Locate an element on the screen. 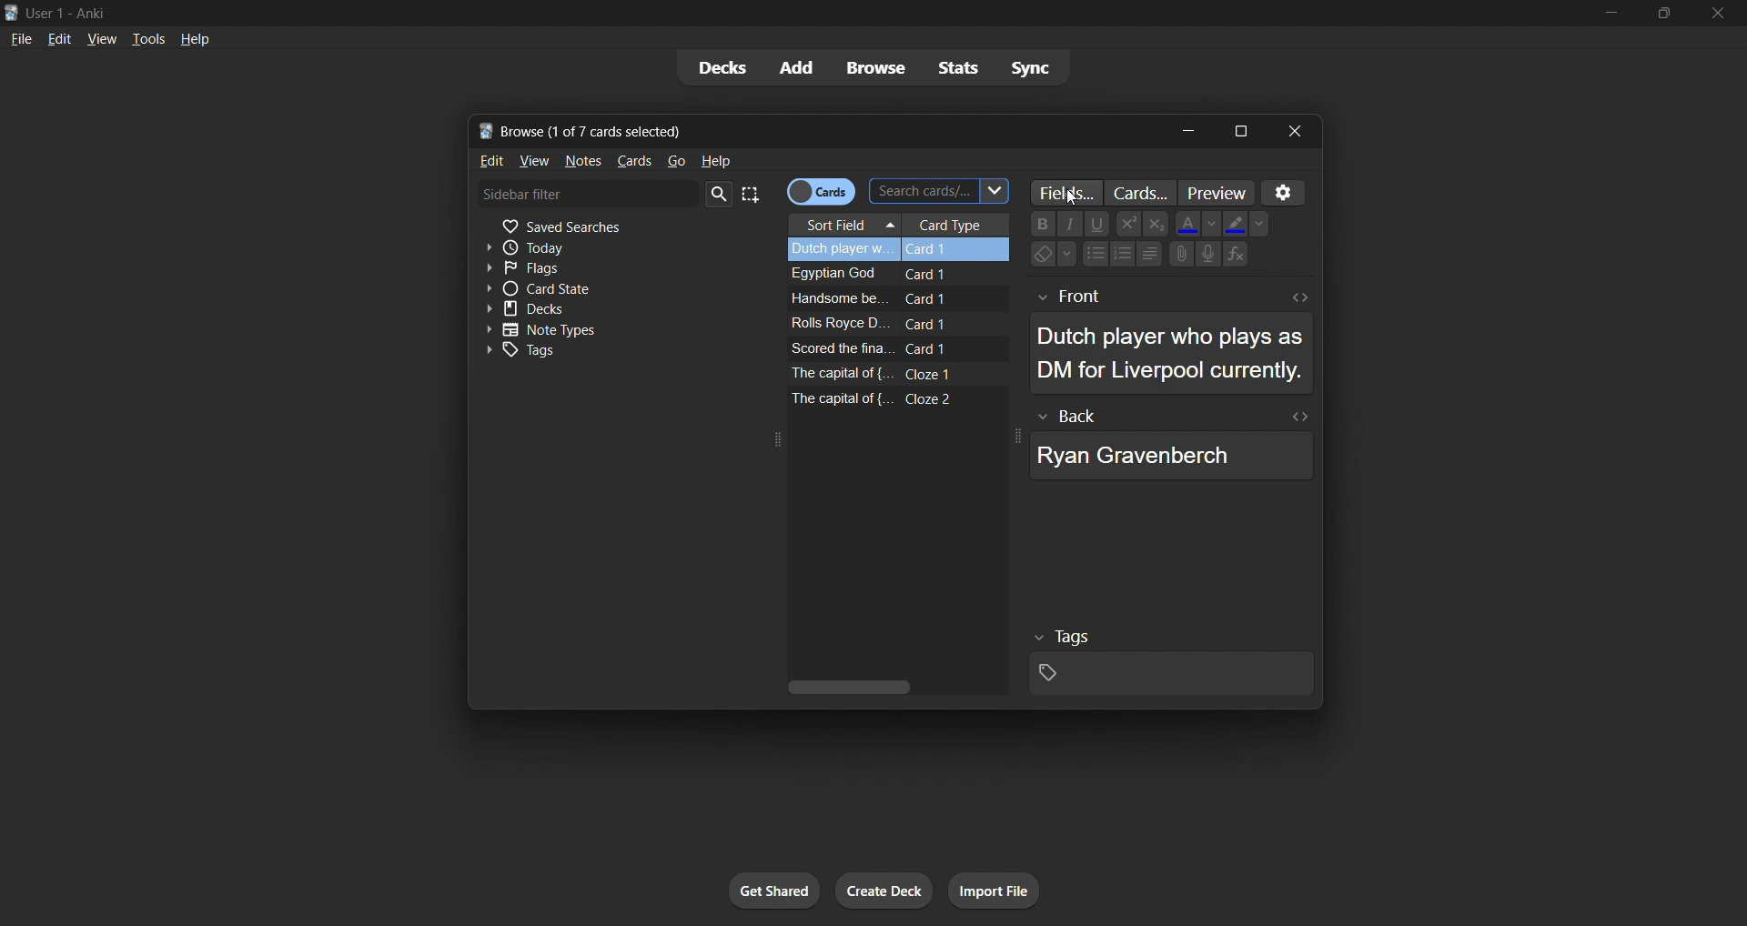  Down-arrow is located at coordinates (1069, 255).